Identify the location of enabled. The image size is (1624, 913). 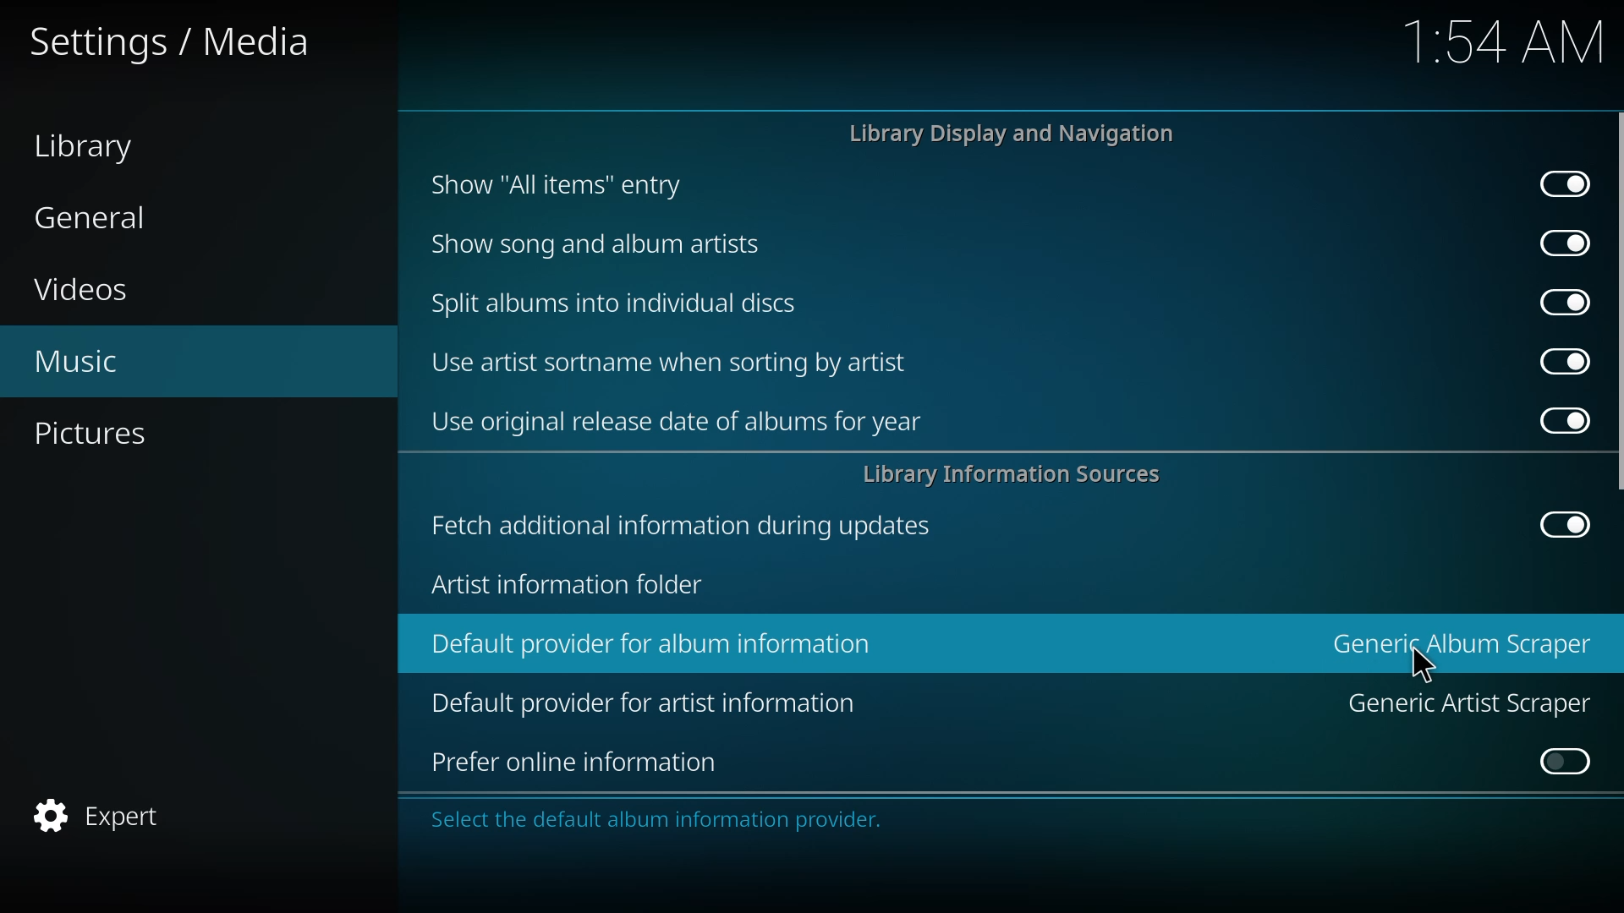
(1558, 181).